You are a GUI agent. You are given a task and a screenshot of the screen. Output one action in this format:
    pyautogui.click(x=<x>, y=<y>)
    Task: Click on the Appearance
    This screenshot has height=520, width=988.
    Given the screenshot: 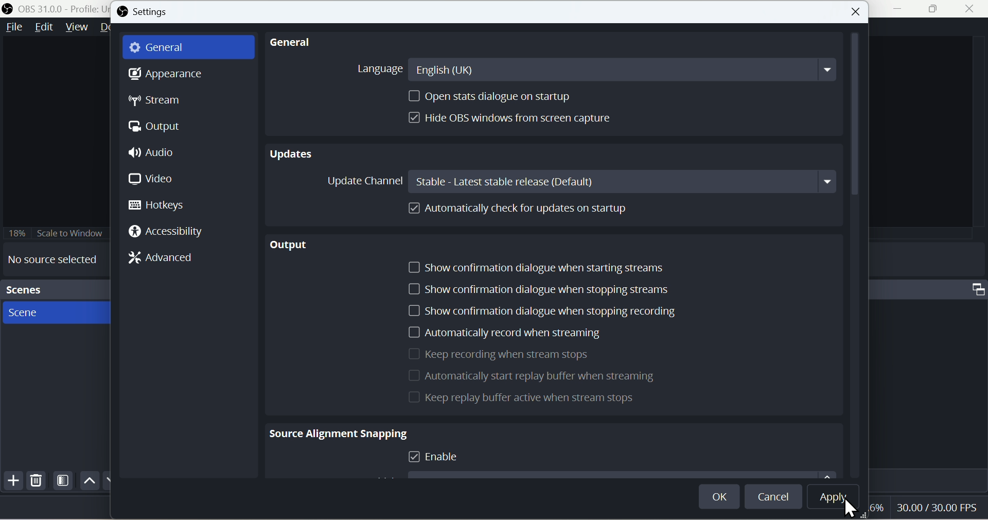 What is the action you would take?
    pyautogui.click(x=164, y=74)
    